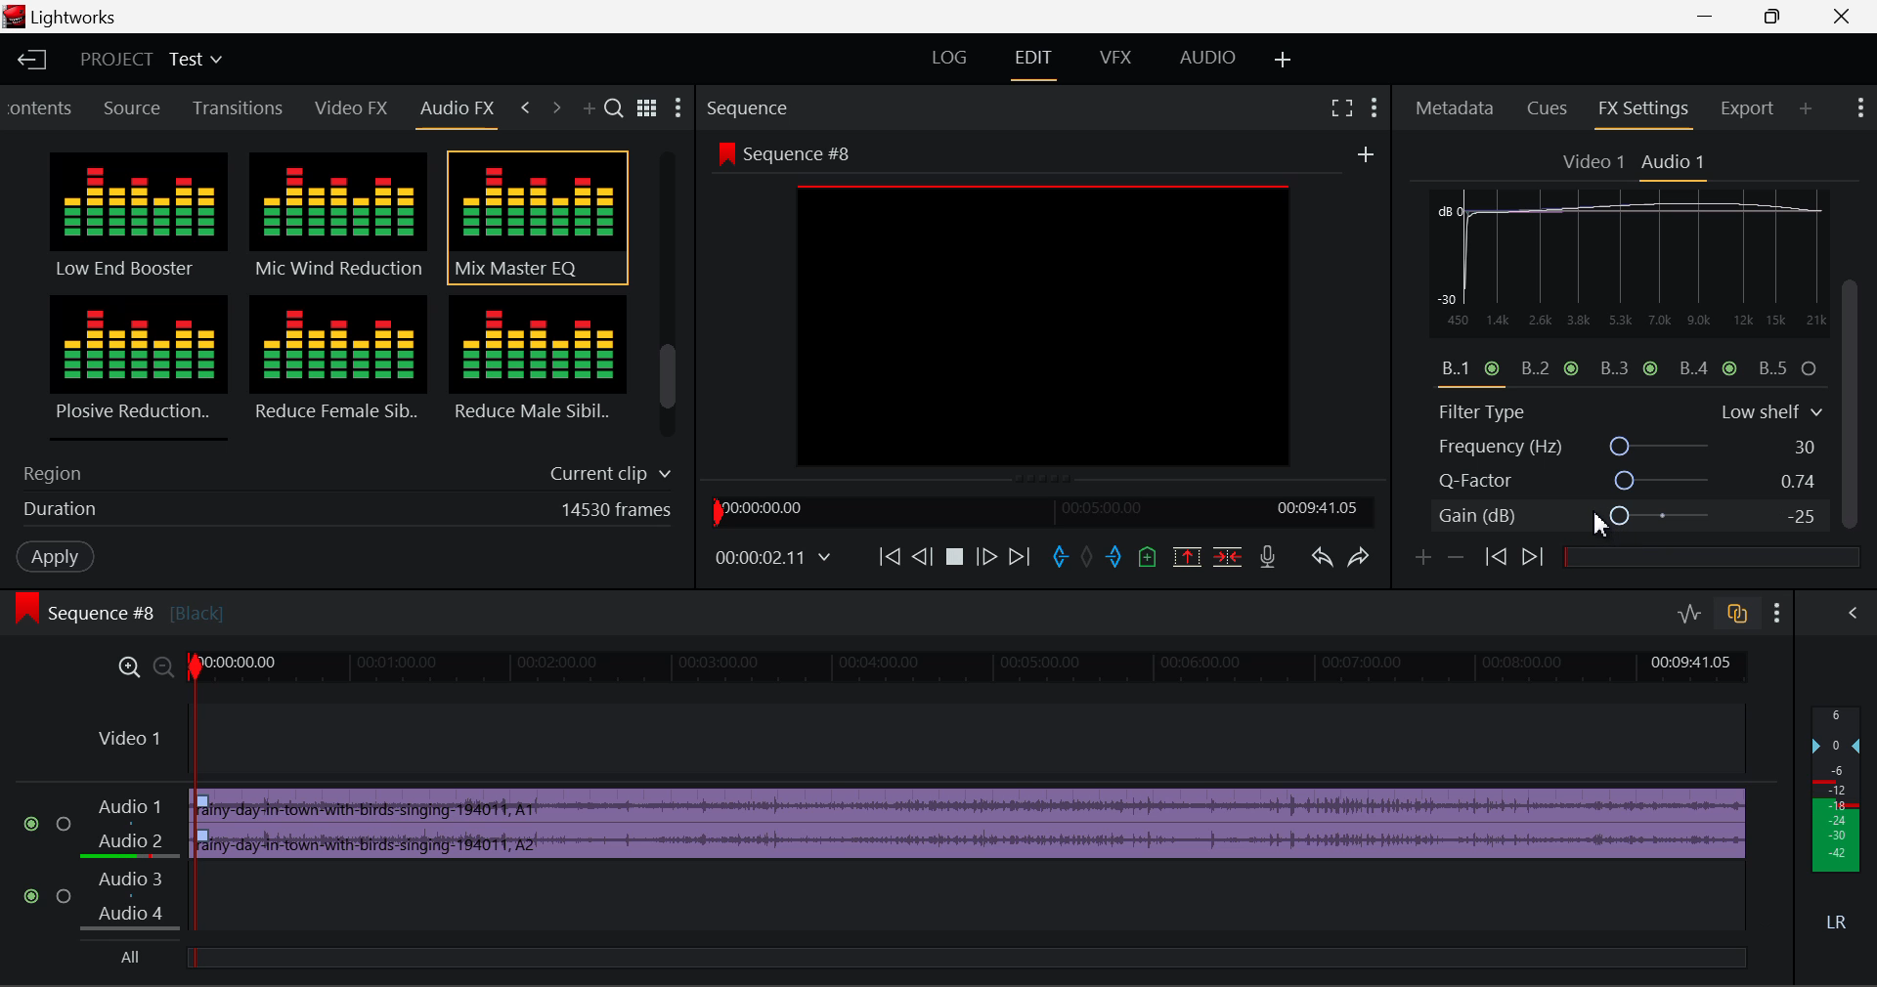 The width and height of the screenshot is (1877, 987). I want to click on Sequence #8, so click(152, 604).